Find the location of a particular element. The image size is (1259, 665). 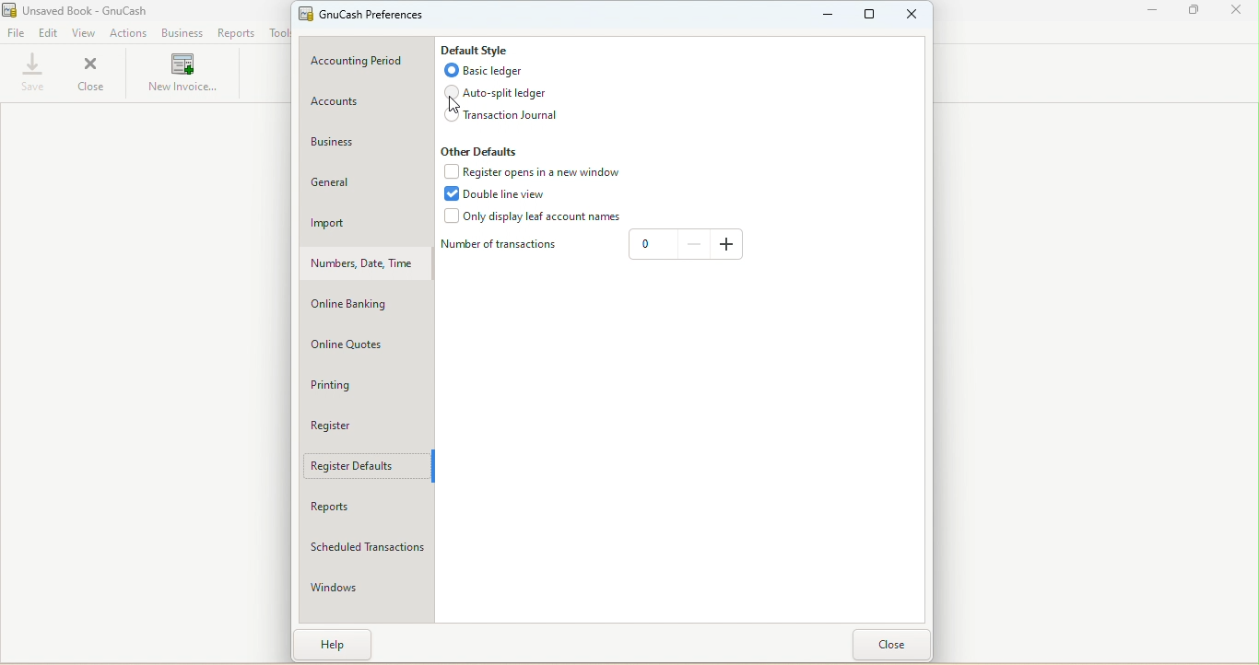

Business is located at coordinates (182, 35).